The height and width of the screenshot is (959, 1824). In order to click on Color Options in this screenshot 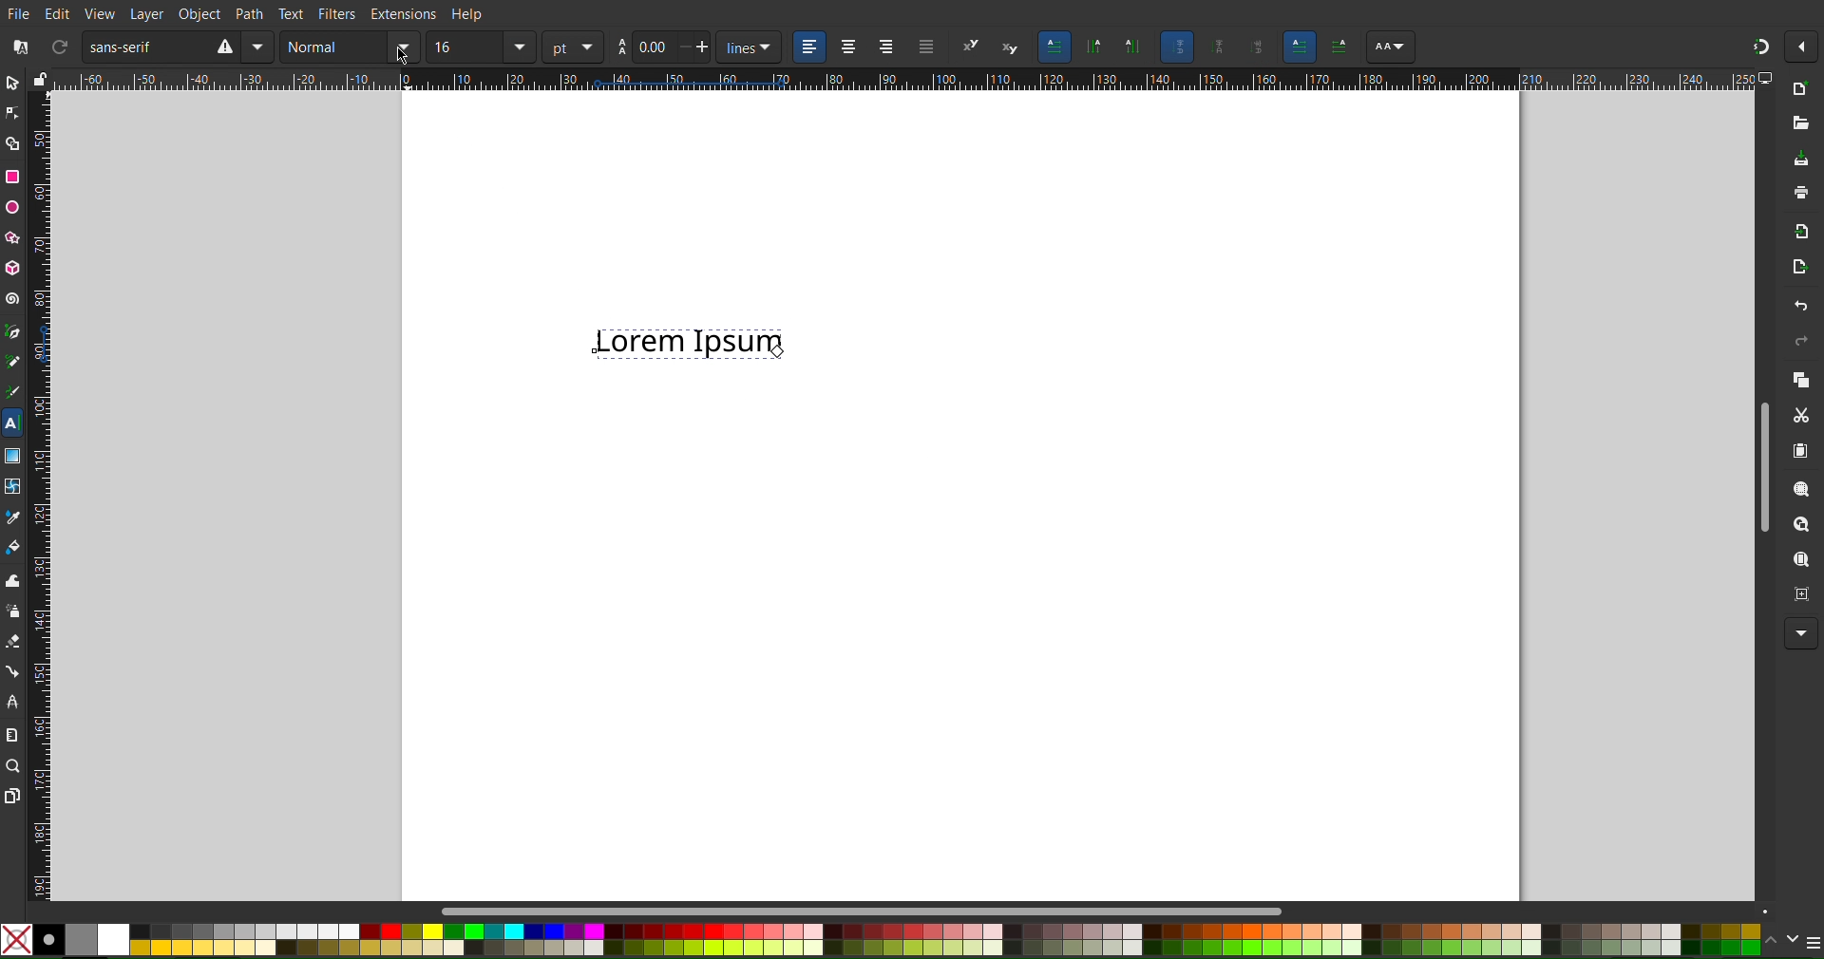, I will do `click(1797, 941)`.